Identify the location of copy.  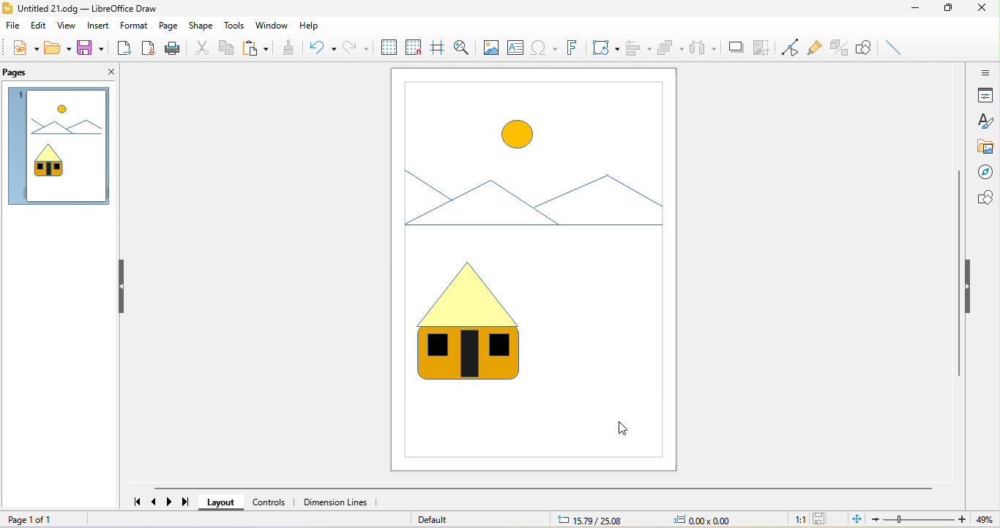
(228, 47).